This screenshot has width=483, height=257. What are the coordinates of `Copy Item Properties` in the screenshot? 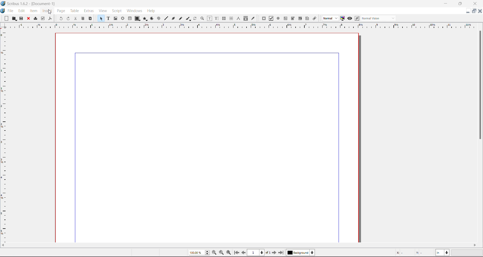 It's located at (246, 18).